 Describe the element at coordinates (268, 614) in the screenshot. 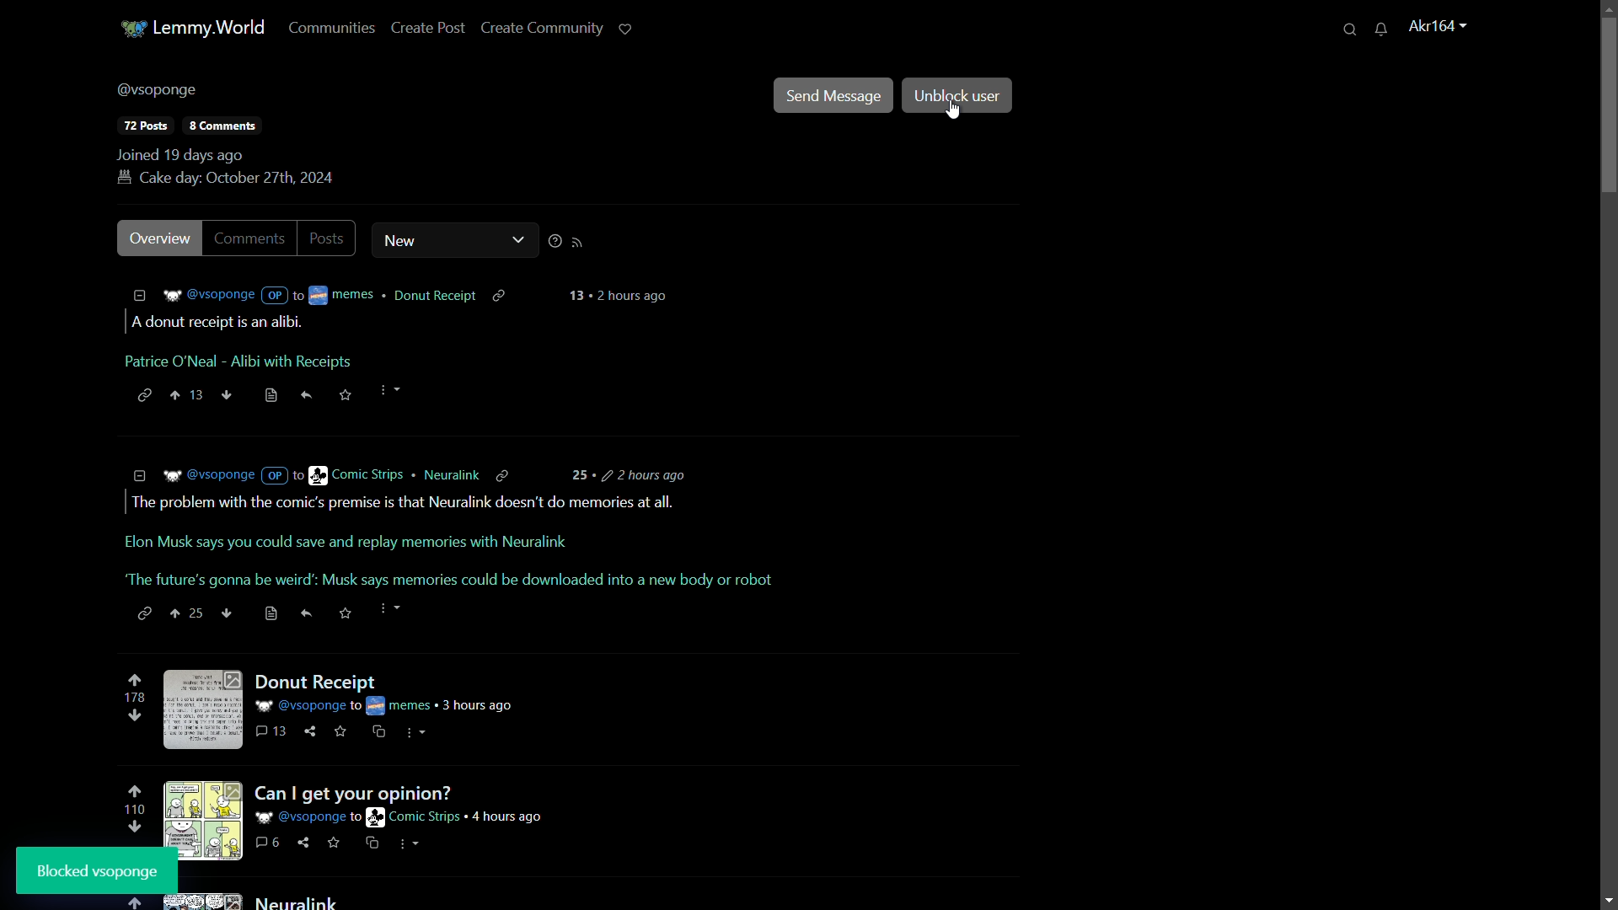

I see `save` at that location.